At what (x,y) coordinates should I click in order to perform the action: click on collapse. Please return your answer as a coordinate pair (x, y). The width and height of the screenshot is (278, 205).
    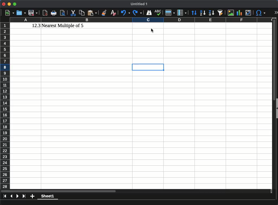
    Looking at the image, I should click on (276, 108).